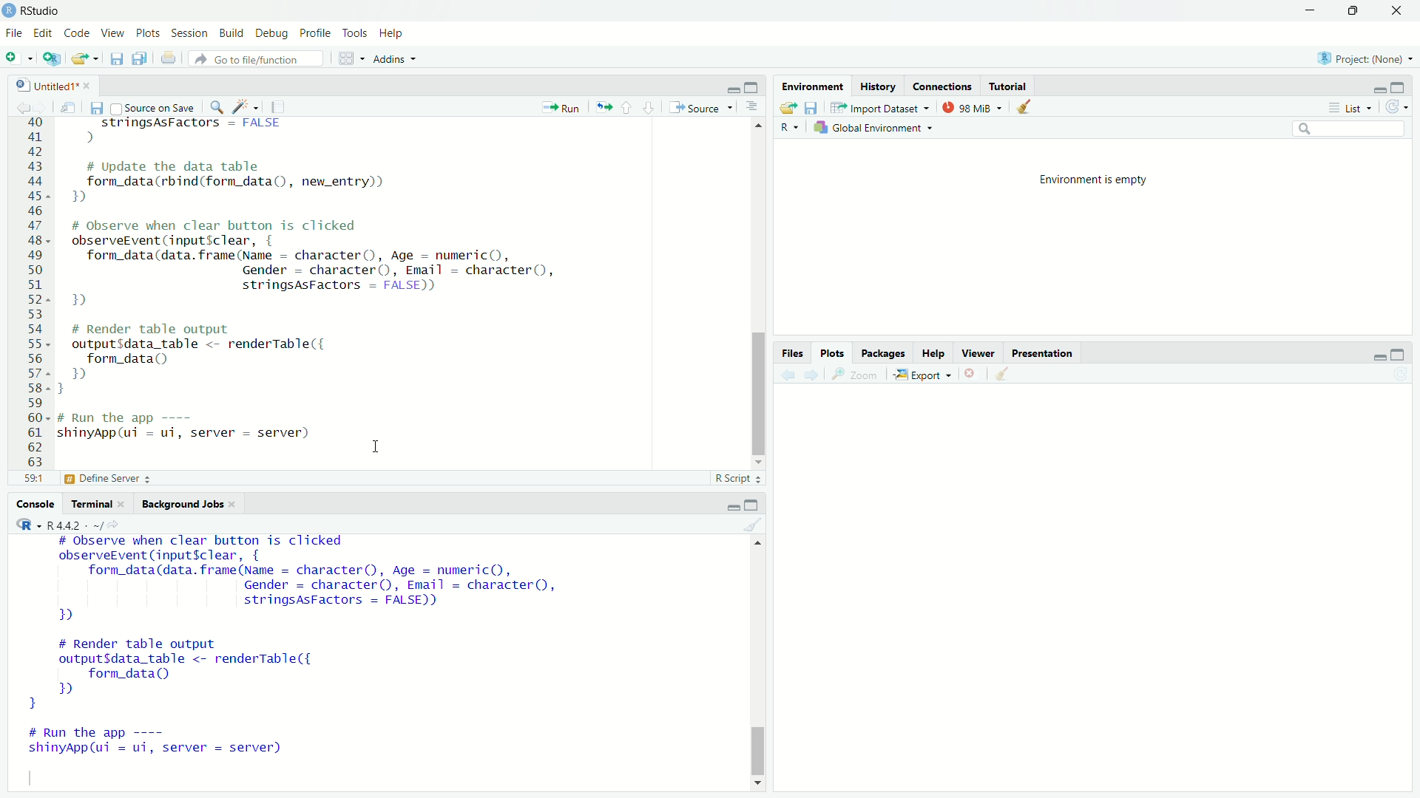 This screenshot has width=1420, height=798. I want to click on cursor, so click(376, 448).